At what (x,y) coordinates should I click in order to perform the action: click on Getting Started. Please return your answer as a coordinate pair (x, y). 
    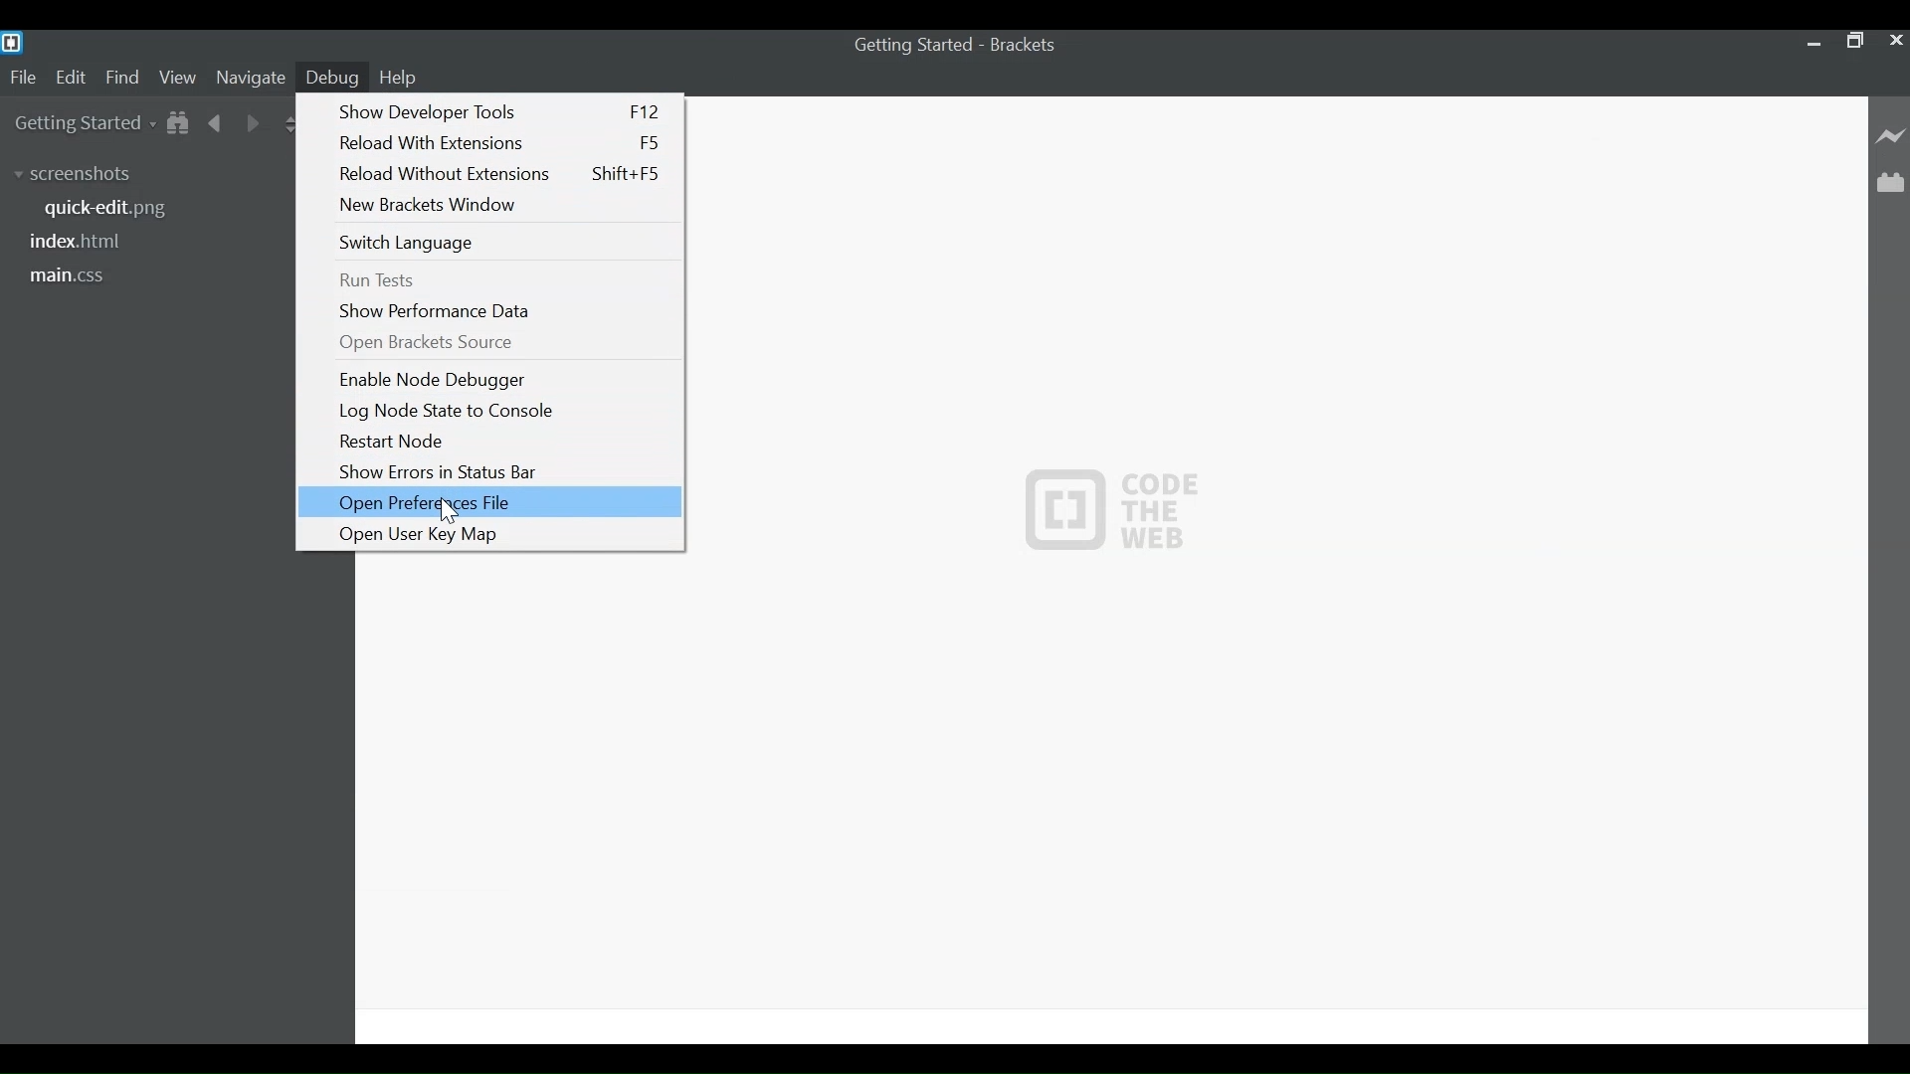
    Looking at the image, I should click on (79, 124).